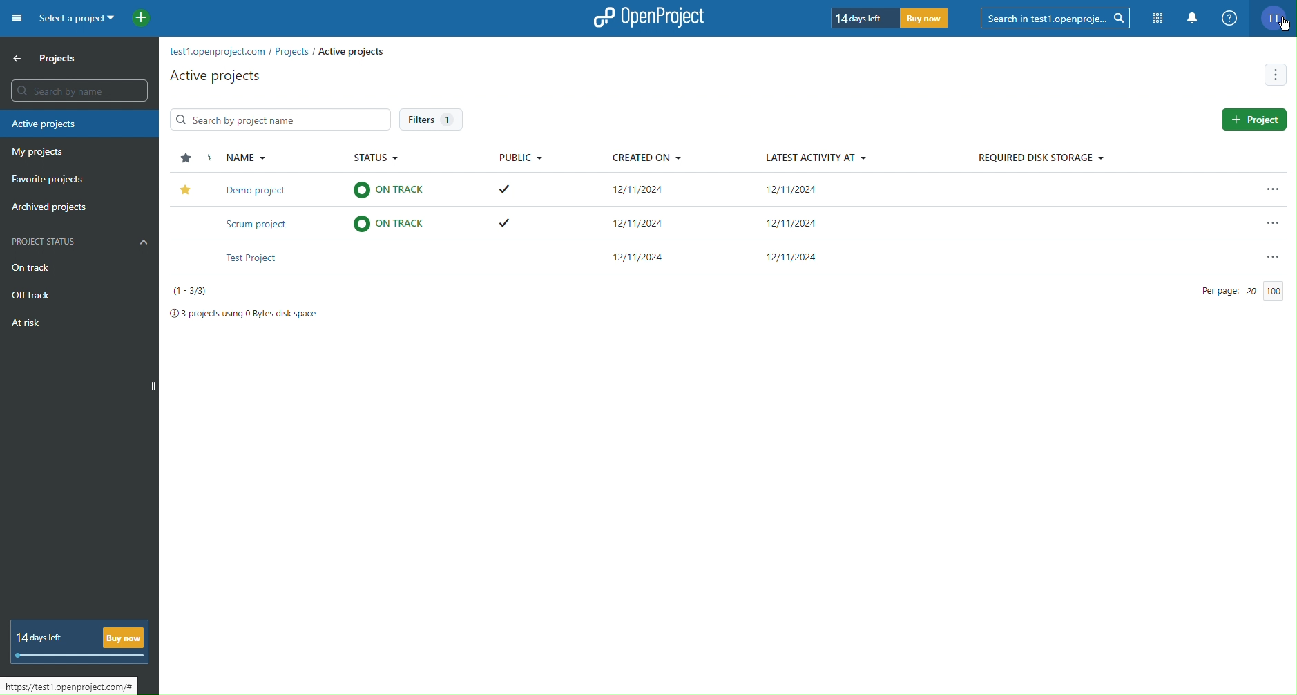 The image size is (1297, 695). What do you see at coordinates (519, 155) in the screenshot?
I see `Public` at bounding box center [519, 155].